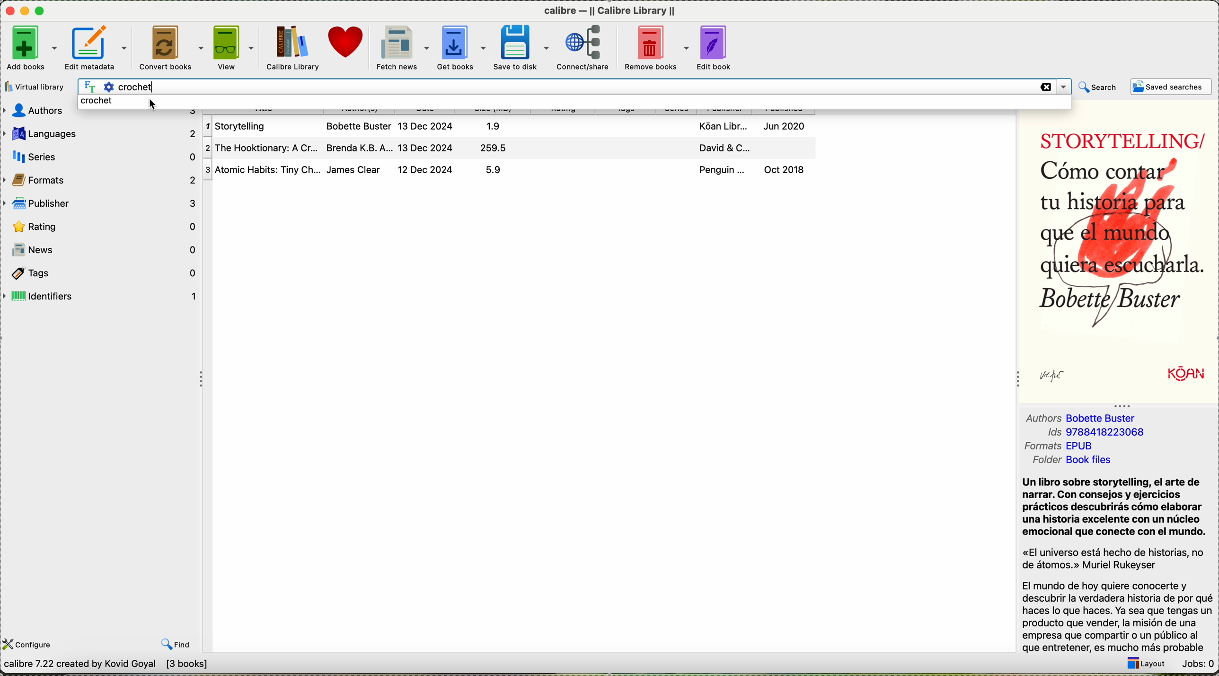 This screenshot has width=1219, height=676. I want to click on «El universo esta hecho de historias, no
de atomos.» Muriel Rukeyser, so click(1116, 559).